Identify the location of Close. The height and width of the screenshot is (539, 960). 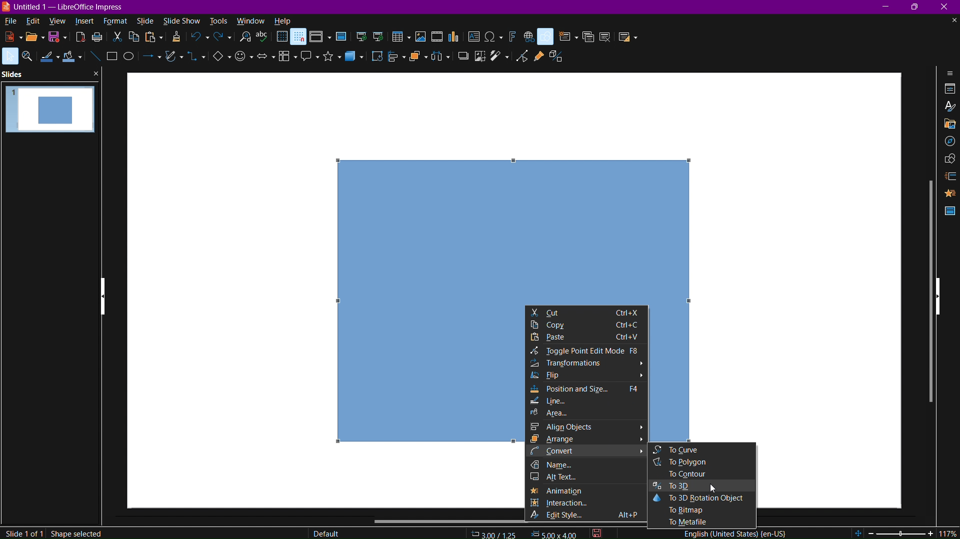
(947, 7).